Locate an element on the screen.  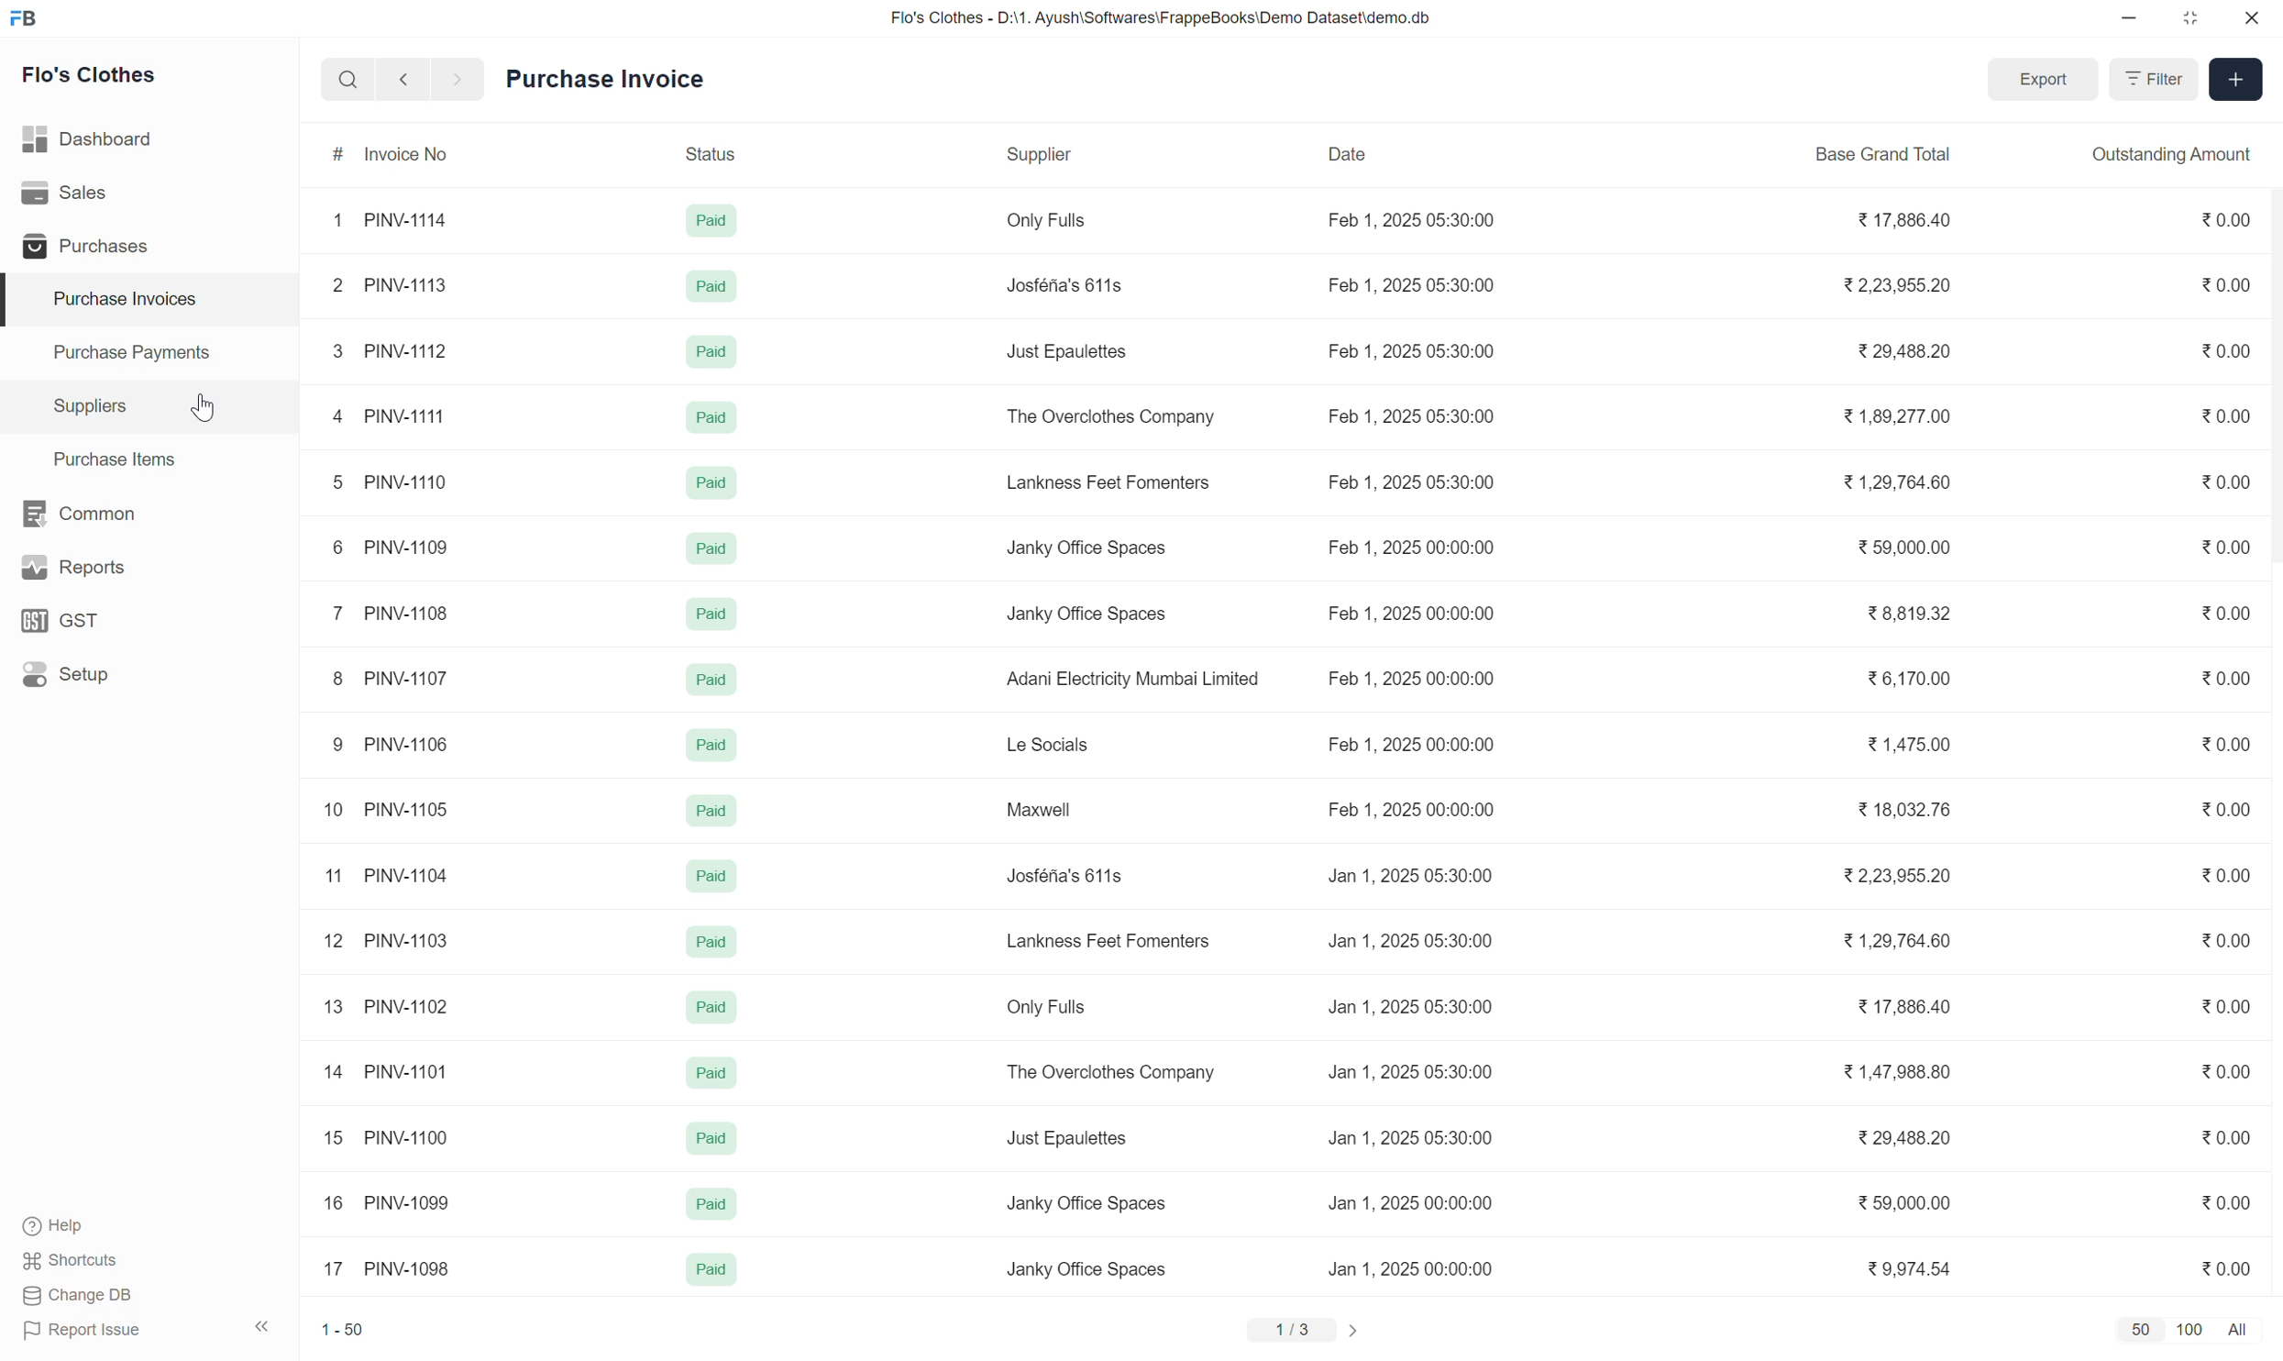
Sales is located at coordinates (149, 193).